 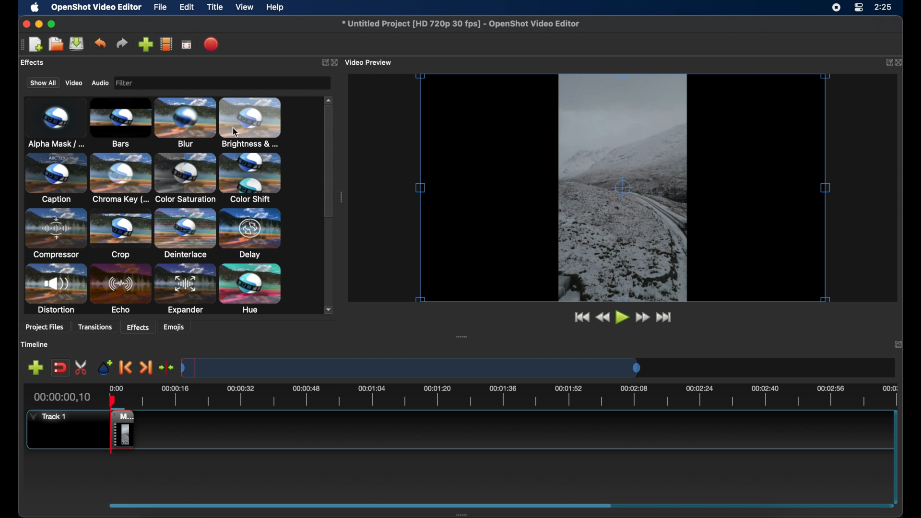 What do you see at coordinates (56, 44) in the screenshot?
I see `open project` at bounding box center [56, 44].